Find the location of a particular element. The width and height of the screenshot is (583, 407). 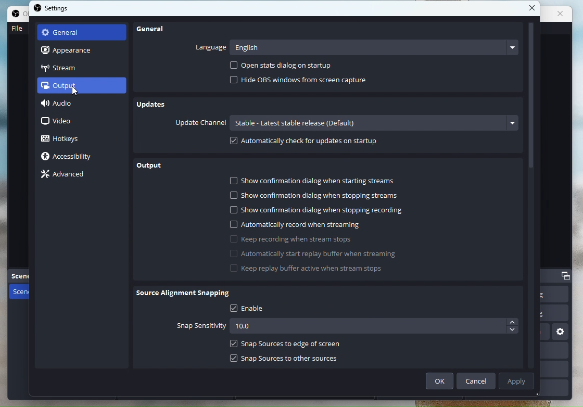

Cancel is located at coordinates (476, 381).